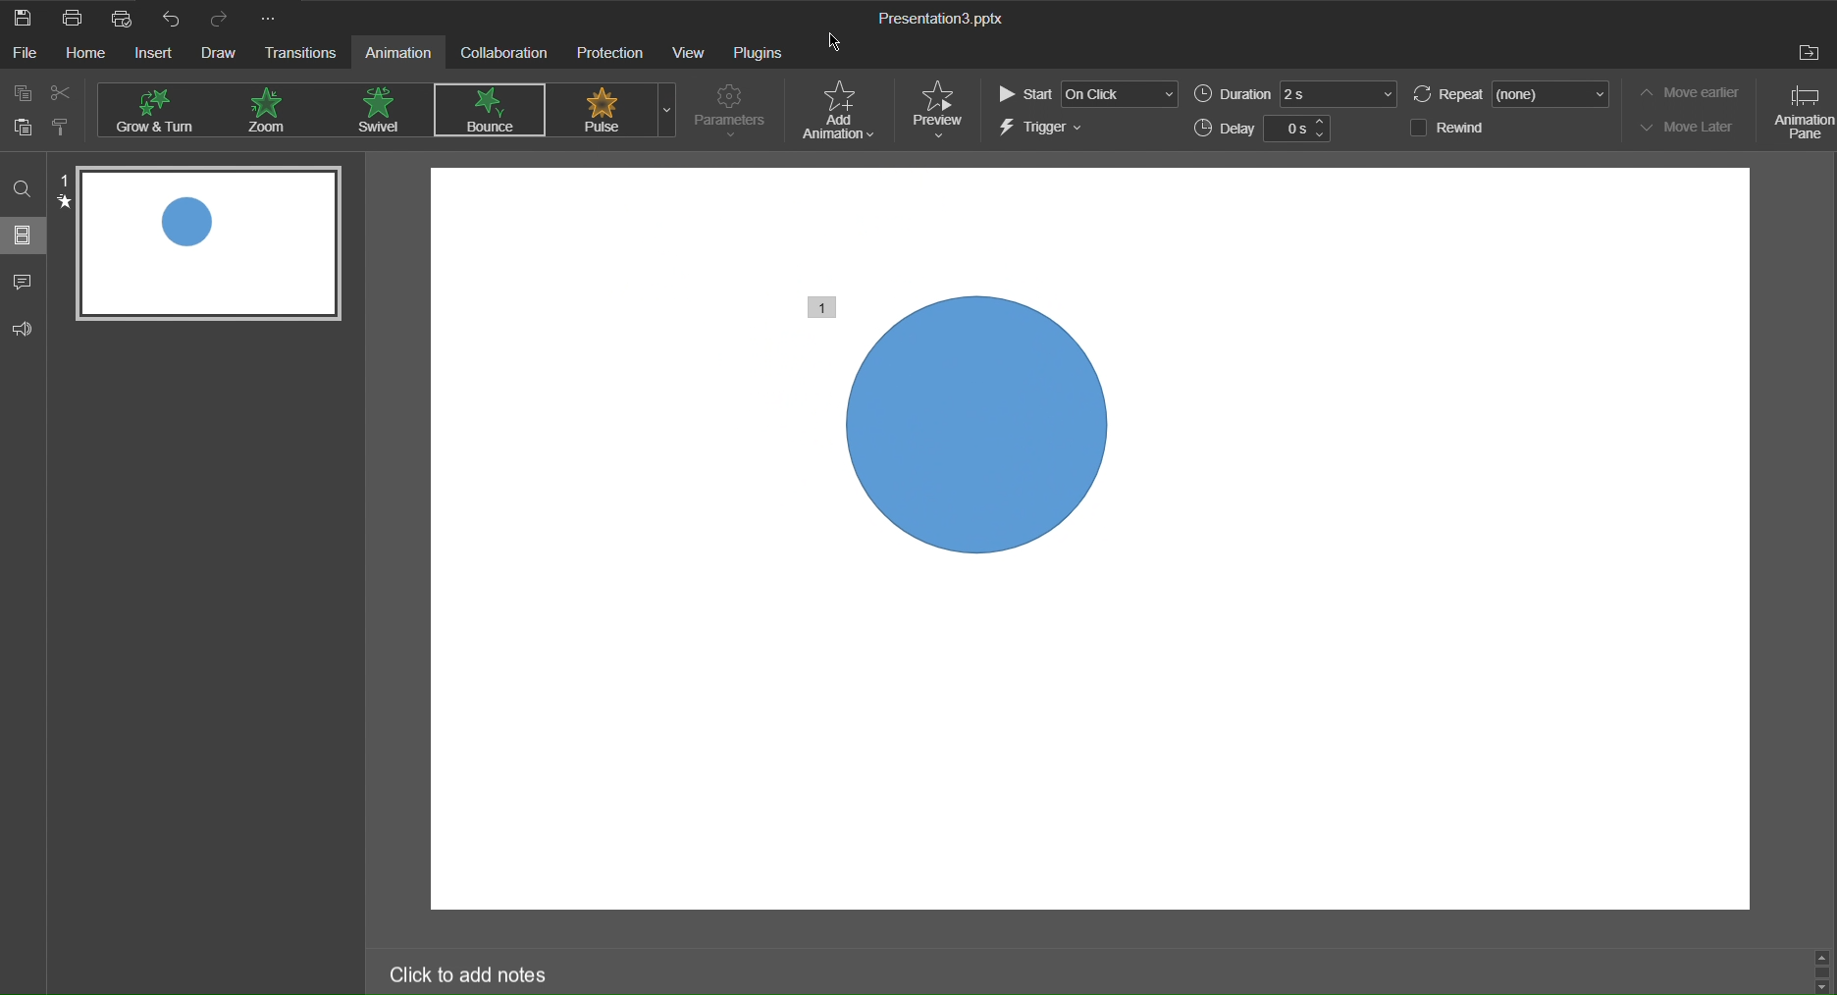  I want to click on Move earlier, so click(1695, 92).